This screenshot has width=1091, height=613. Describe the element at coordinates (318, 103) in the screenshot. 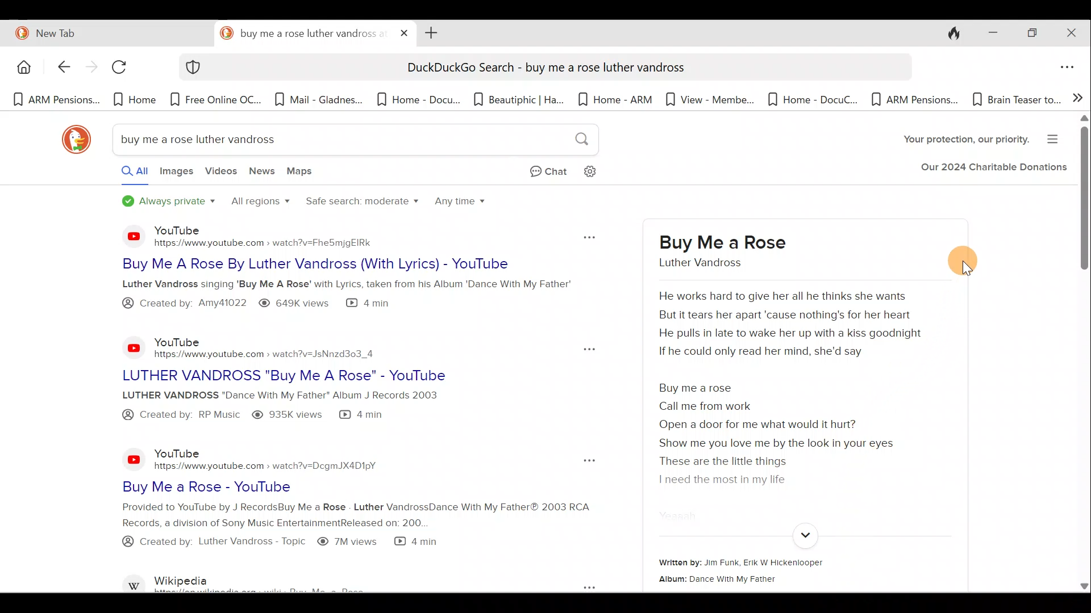

I see `Bookmark 4` at that location.